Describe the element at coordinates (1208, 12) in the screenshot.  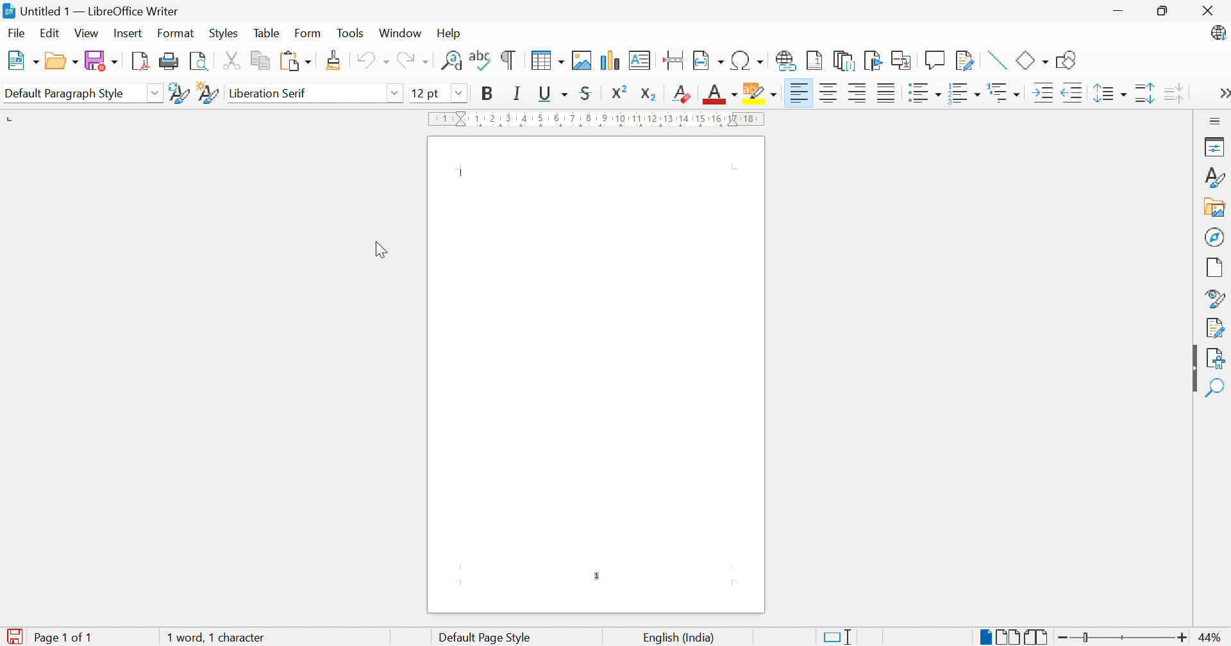
I see `Close` at that location.